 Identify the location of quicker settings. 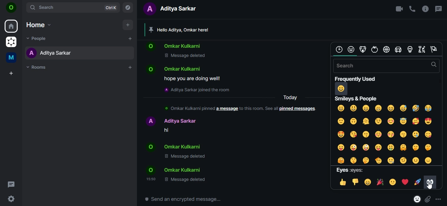
(10, 199).